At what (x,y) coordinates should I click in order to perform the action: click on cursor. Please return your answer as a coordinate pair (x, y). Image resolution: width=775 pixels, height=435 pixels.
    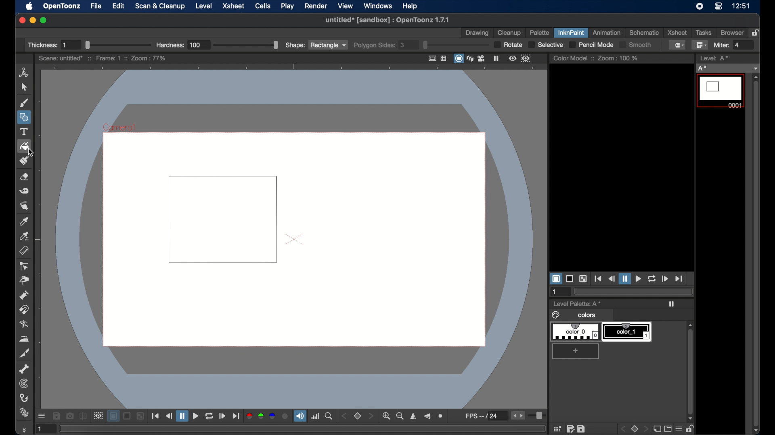
    Looking at the image, I should click on (31, 153).